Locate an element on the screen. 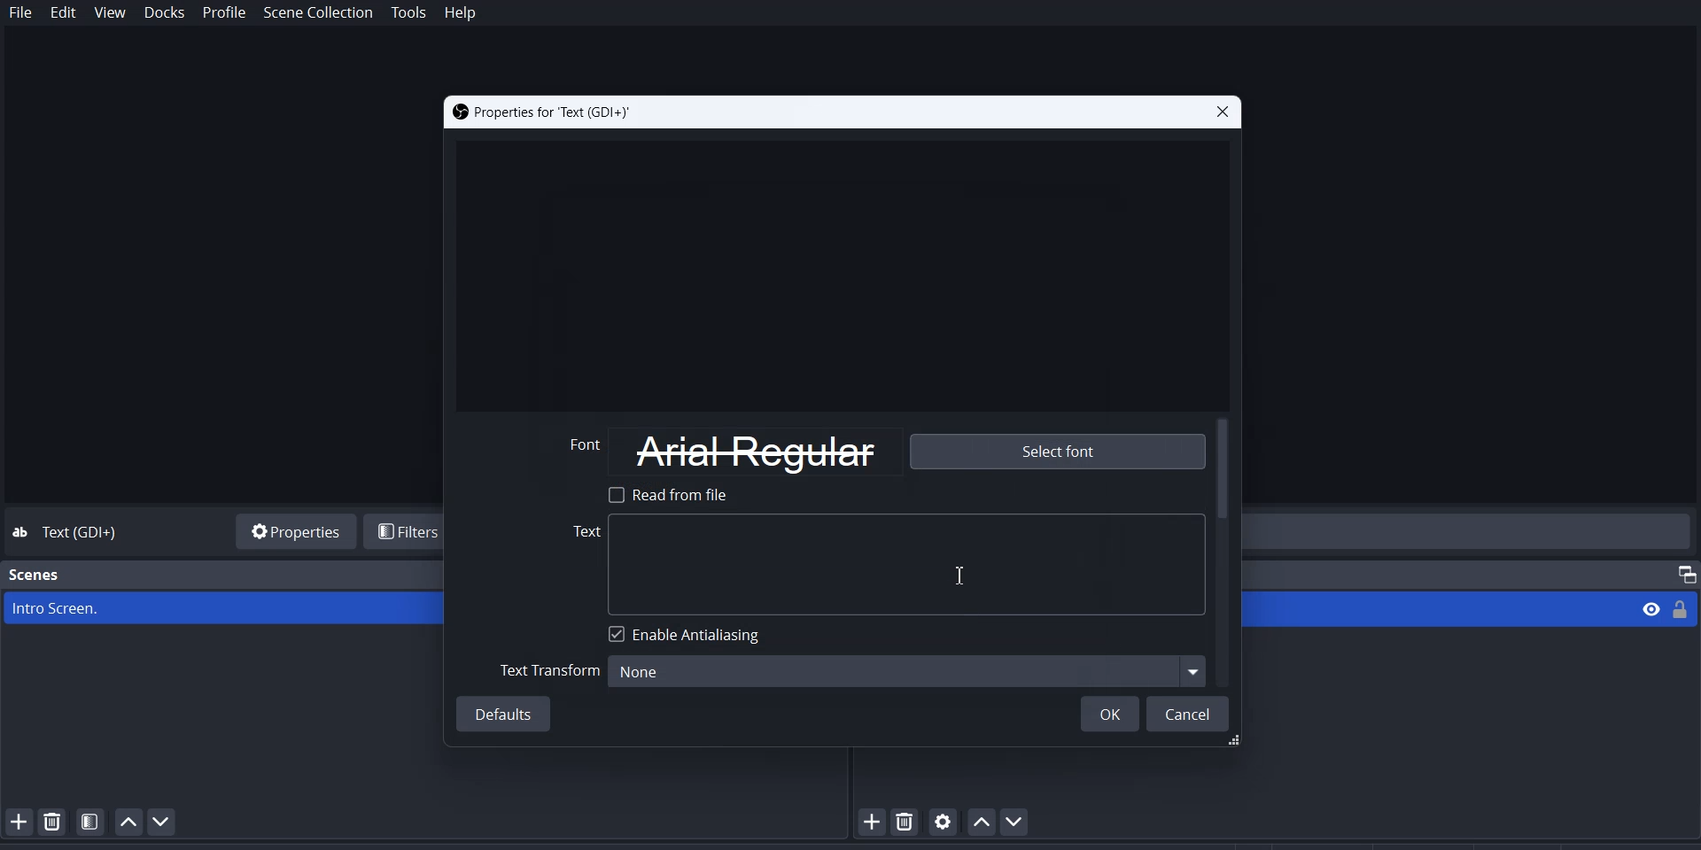 The image size is (1701, 850). Select font is located at coordinates (1055, 452).